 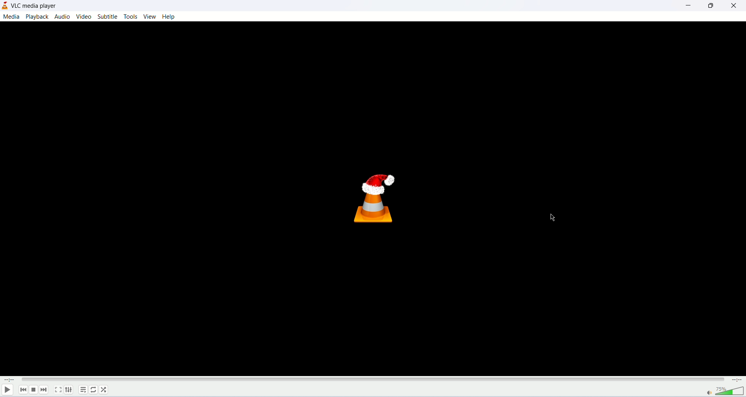 I want to click on stop, so click(x=33, y=390).